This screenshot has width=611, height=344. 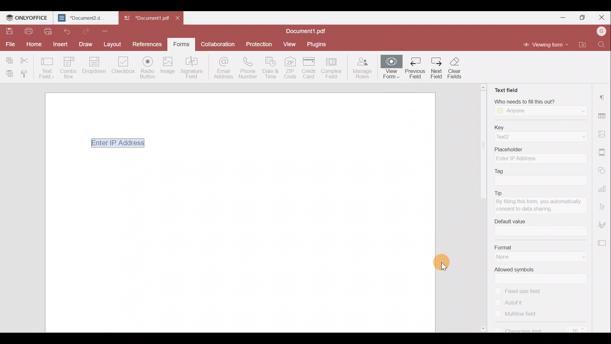 I want to click on Combo box, so click(x=70, y=67).